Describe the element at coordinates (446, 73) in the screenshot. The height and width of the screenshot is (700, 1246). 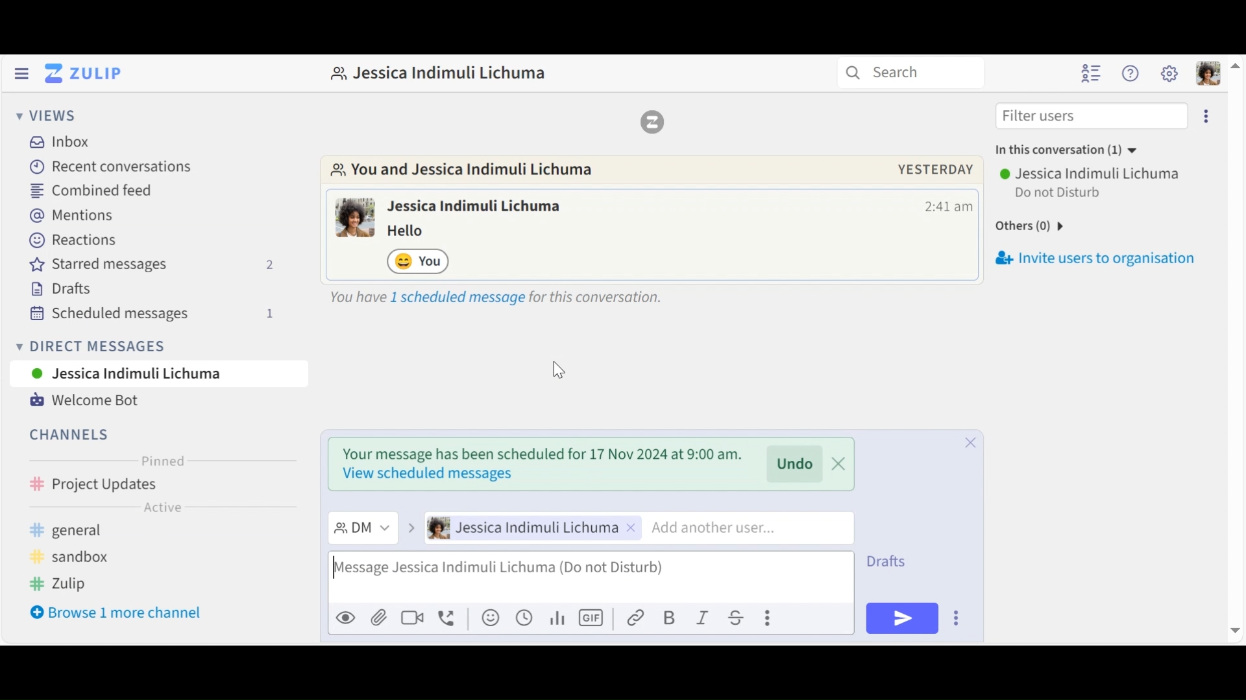
I see `Direct message with user` at that location.